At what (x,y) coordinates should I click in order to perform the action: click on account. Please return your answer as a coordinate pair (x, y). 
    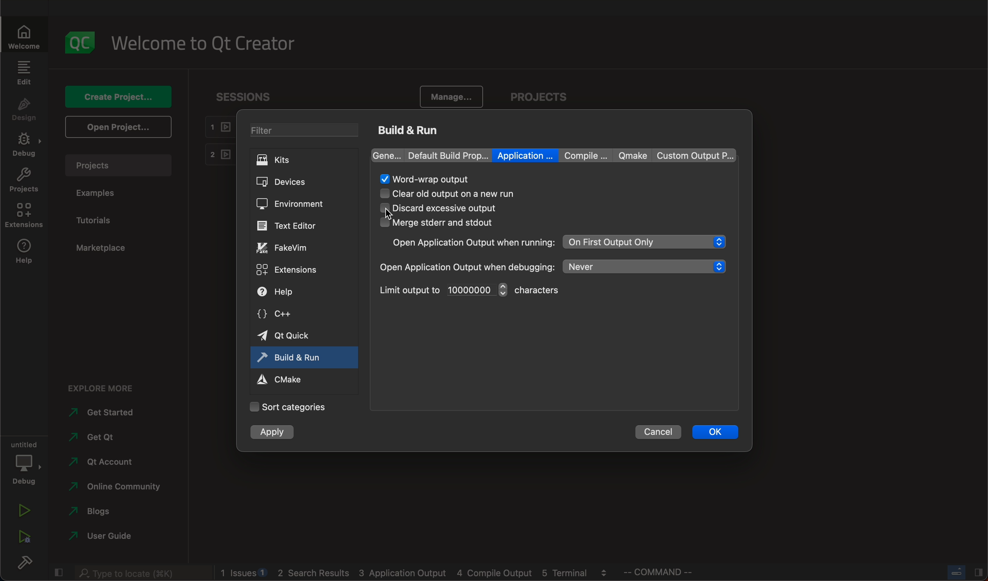
    Looking at the image, I should click on (108, 462).